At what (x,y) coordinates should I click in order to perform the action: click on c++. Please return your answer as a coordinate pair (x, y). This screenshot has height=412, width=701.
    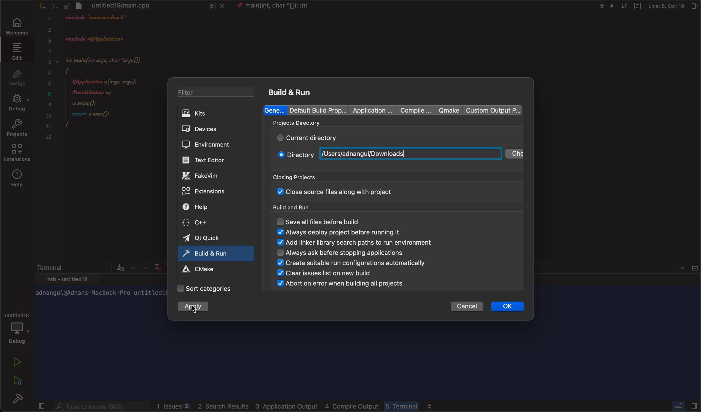
    Looking at the image, I should click on (206, 222).